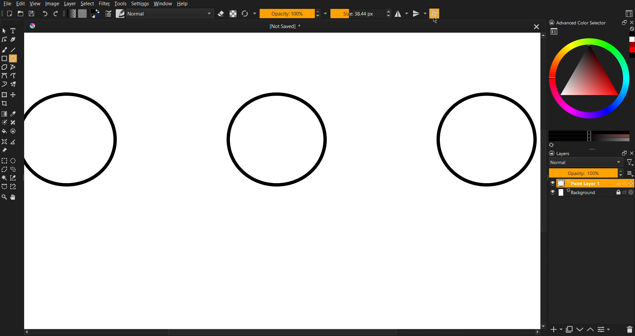 This screenshot has width=635, height=336. What do you see at coordinates (4, 160) in the screenshot?
I see `Selection Tools` at bounding box center [4, 160].